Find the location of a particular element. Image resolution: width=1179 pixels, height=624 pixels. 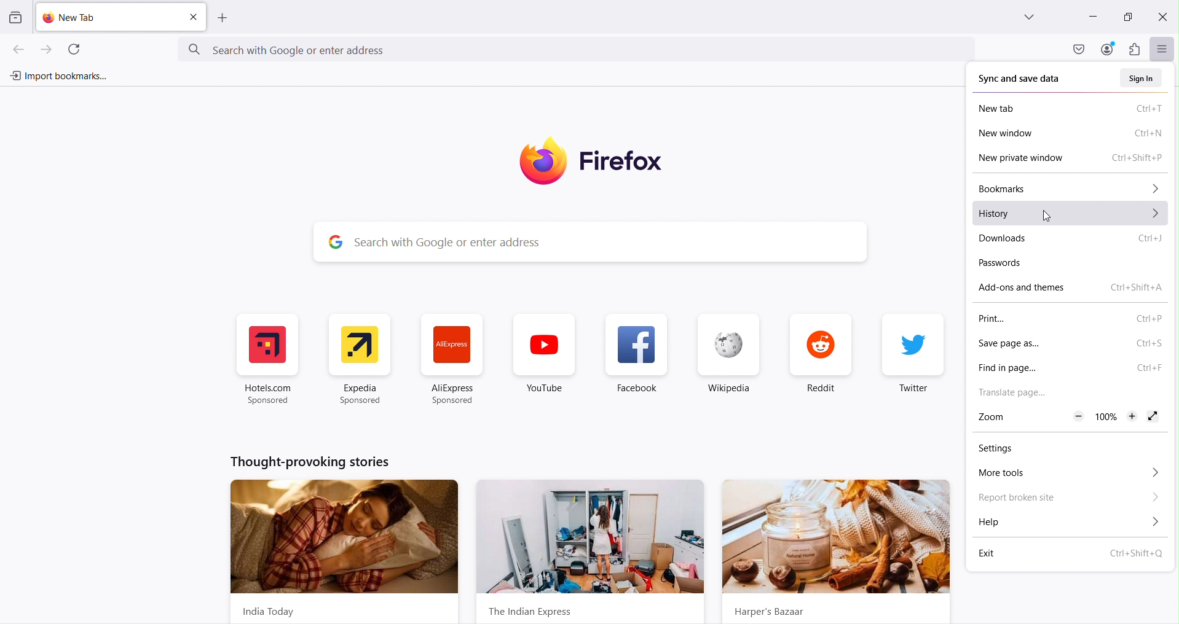

Minimize is located at coordinates (1092, 17).